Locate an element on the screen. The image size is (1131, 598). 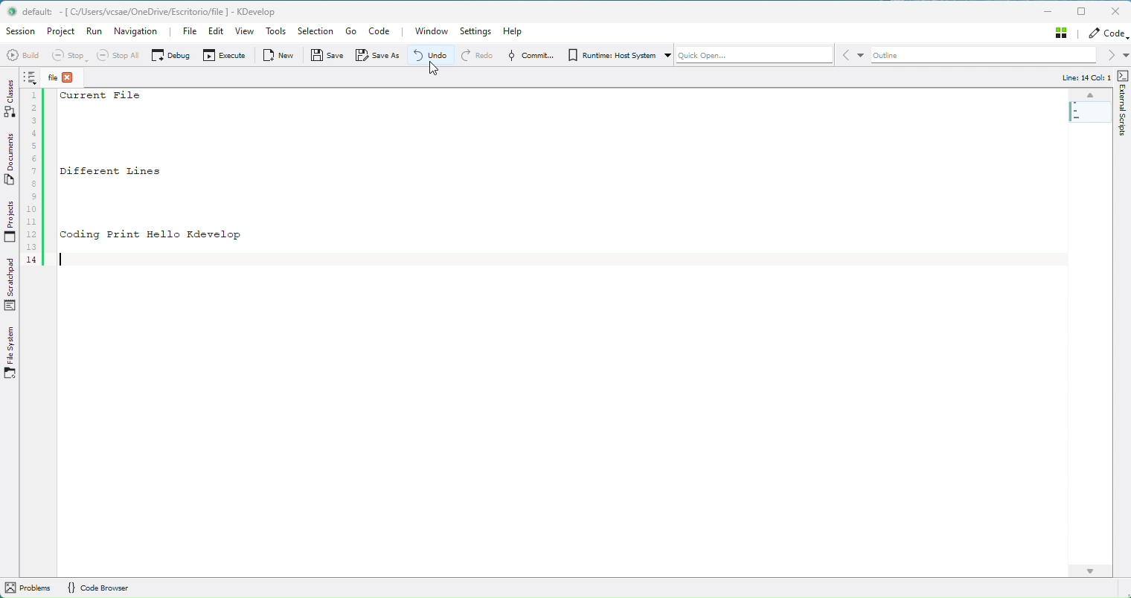
Run is located at coordinates (95, 32).